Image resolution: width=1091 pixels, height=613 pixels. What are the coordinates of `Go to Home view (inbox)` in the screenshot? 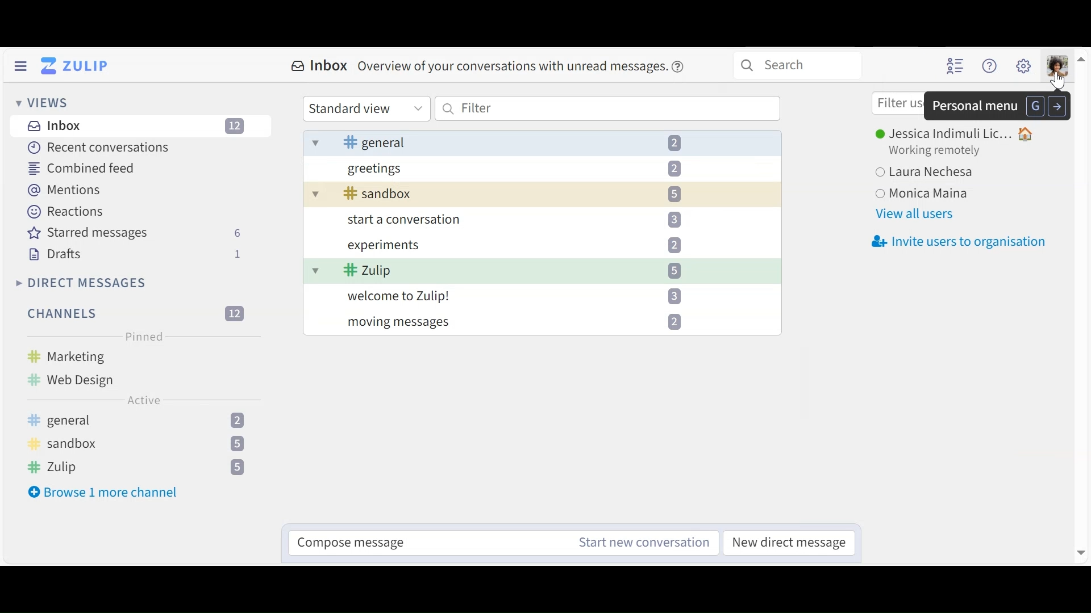 It's located at (77, 65).